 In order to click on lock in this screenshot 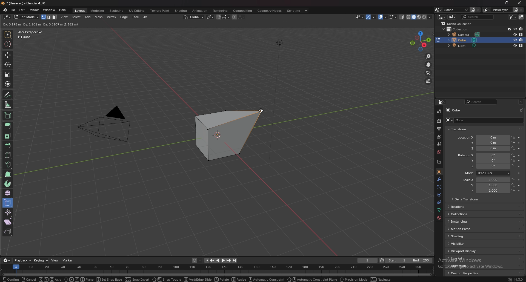, I will do `click(513, 185)`.